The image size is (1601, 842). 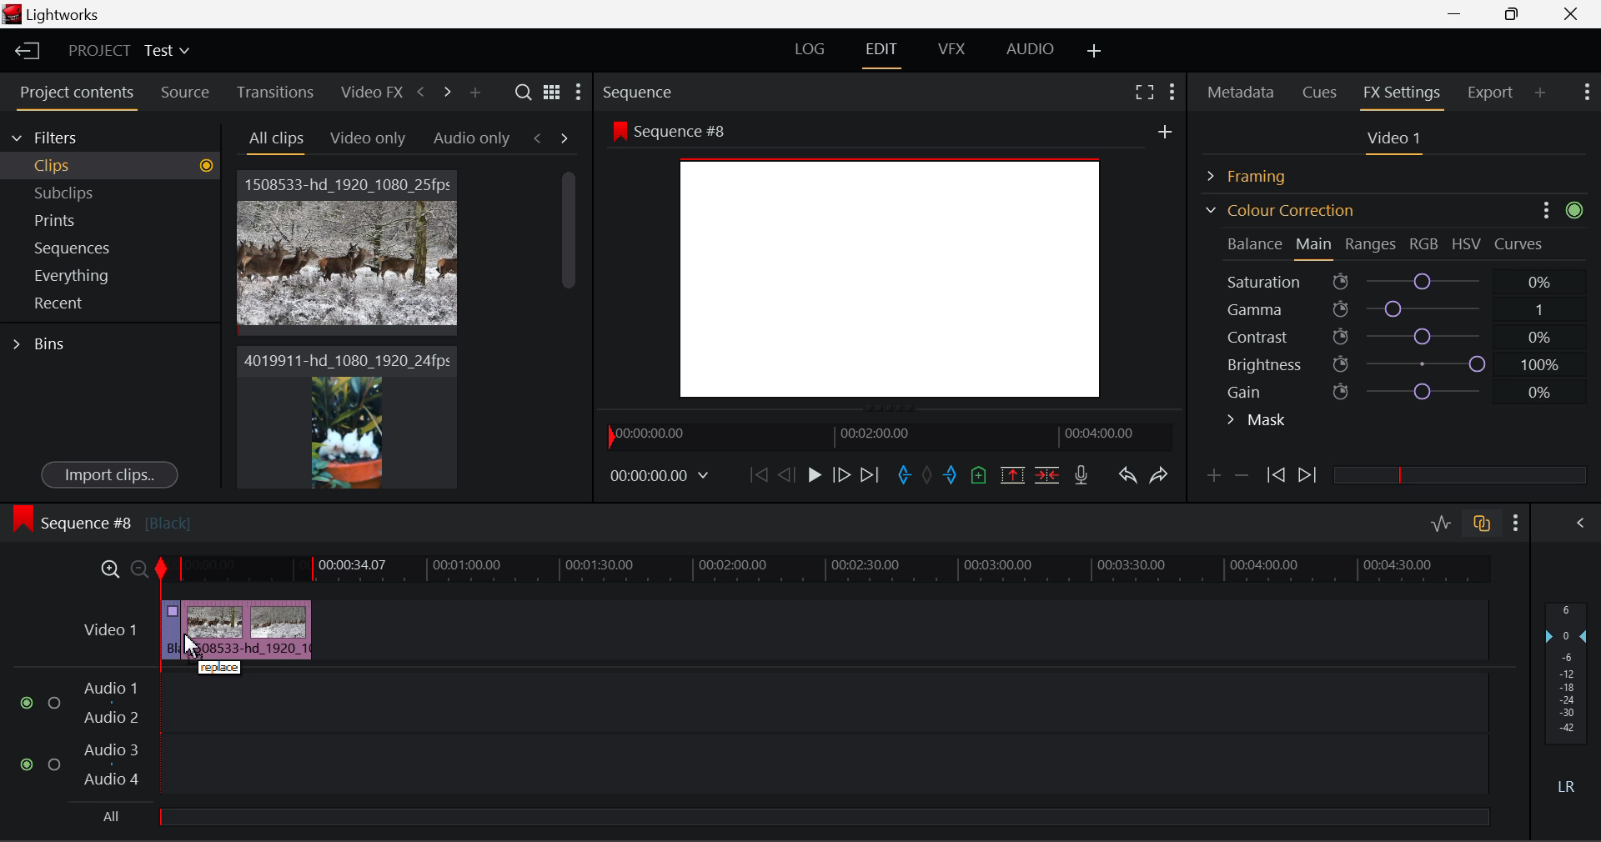 What do you see at coordinates (1460, 14) in the screenshot?
I see `Restore Down` at bounding box center [1460, 14].